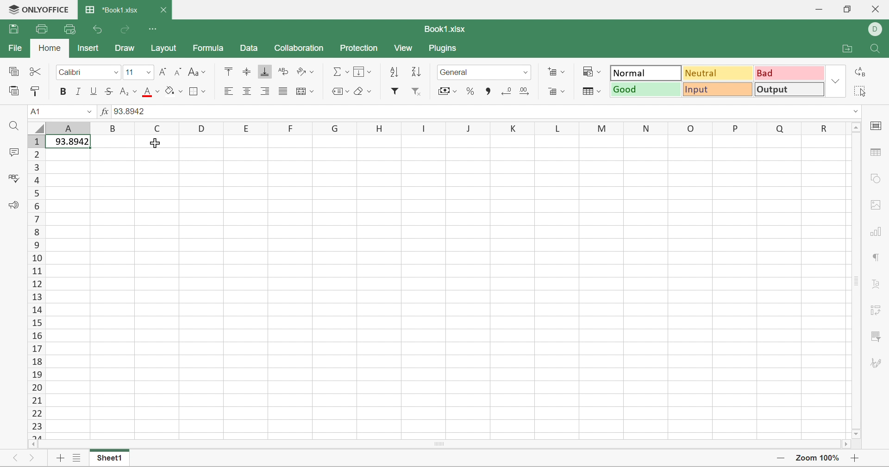  Describe the element at coordinates (362, 71) in the screenshot. I see `Fill` at that location.